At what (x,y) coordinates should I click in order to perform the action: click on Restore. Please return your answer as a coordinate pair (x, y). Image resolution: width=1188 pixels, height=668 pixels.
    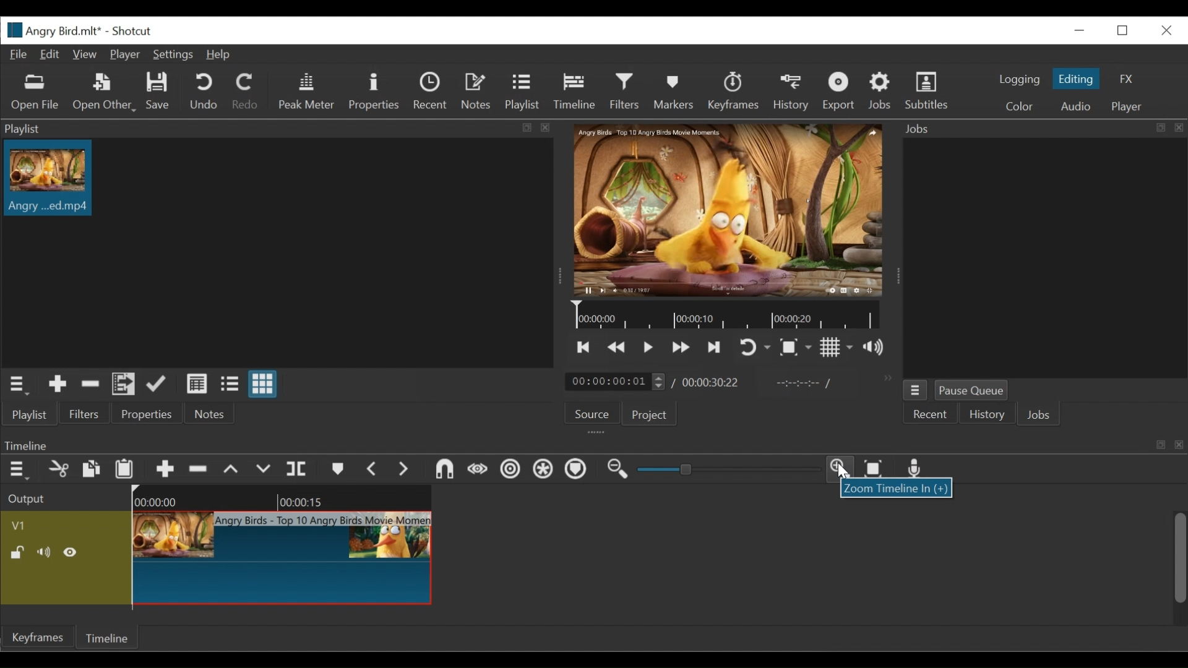
    Looking at the image, I should click on (1124, 30).